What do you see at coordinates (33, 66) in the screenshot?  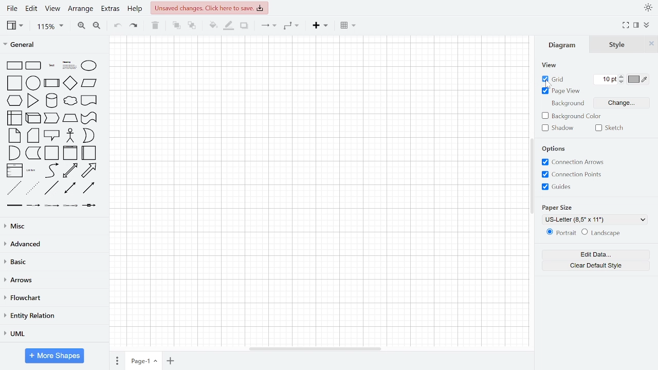 I see `rounded rectangle` at bounding box center [33, 66].